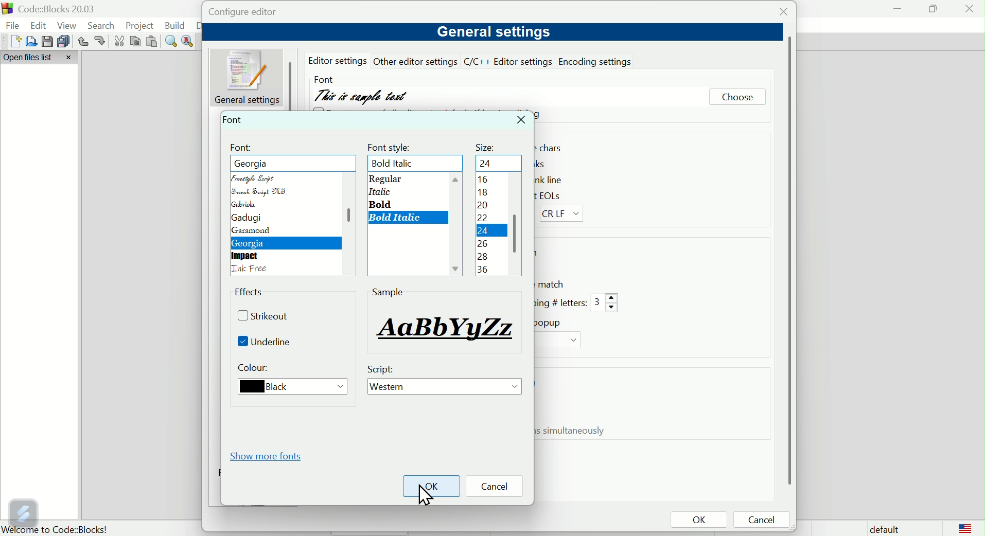  Describe the element at coordinates (565, 214) in the screenshot. I see `CR LF` at that location.